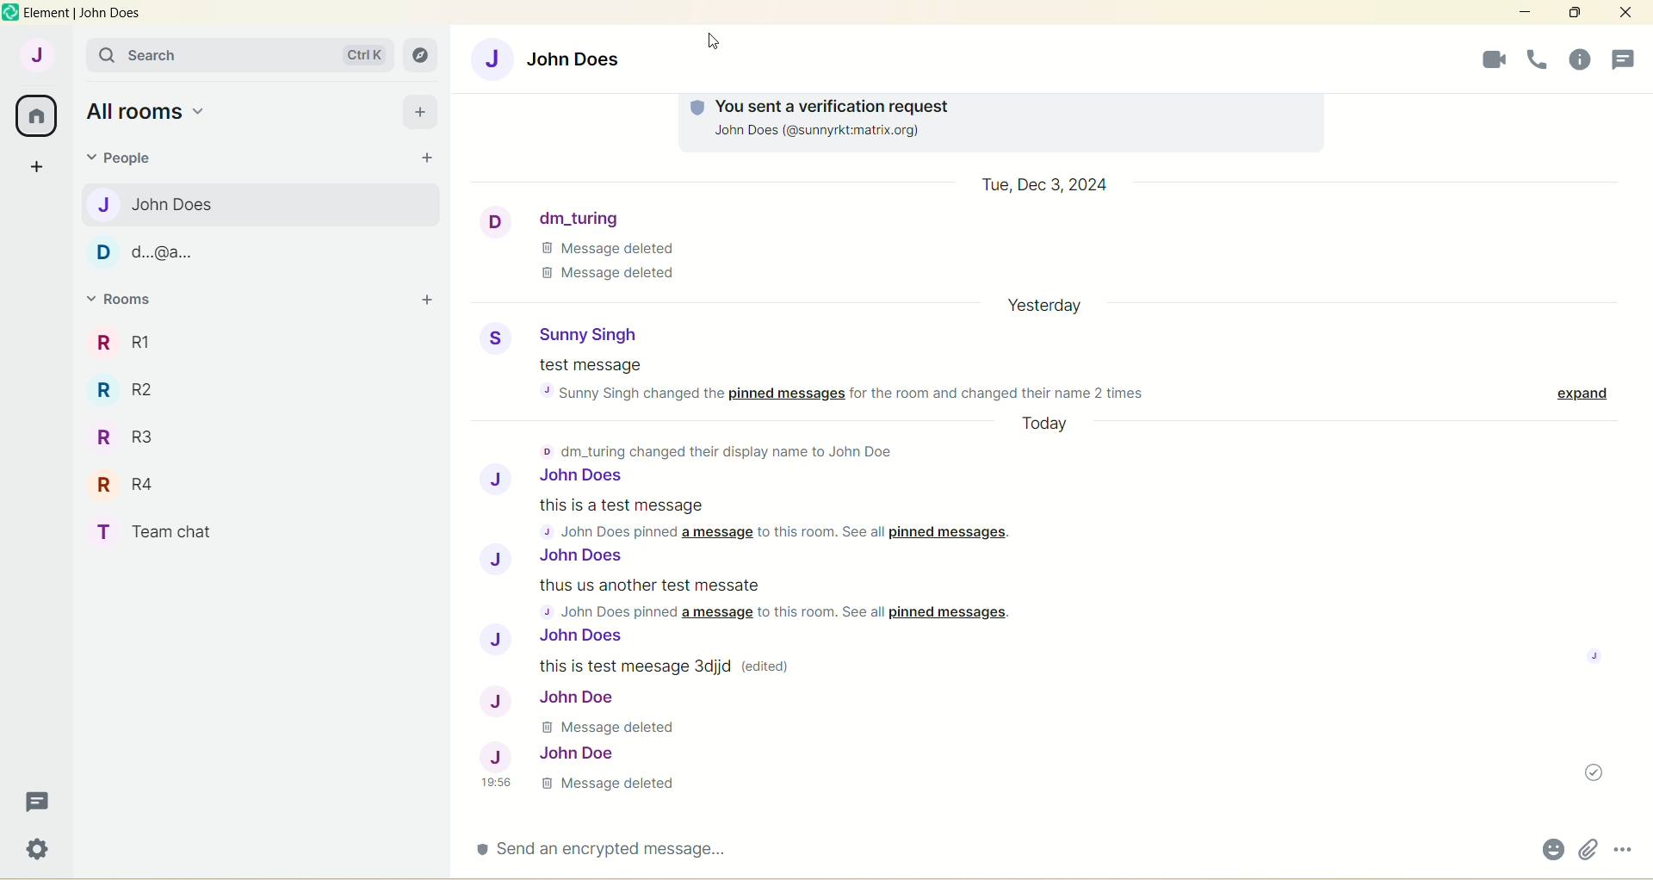 The image size is (1653, 880). I want to click on create a space, so click(38, 168).